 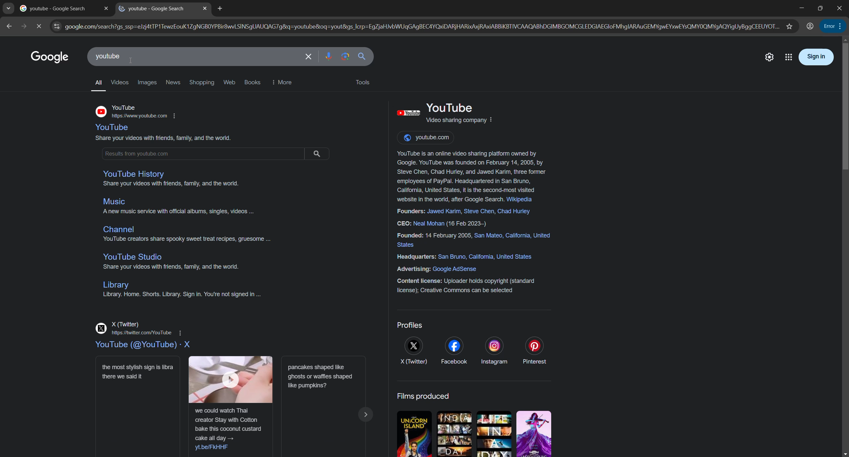 I want to click on more apps, so click(x=788, y=57).